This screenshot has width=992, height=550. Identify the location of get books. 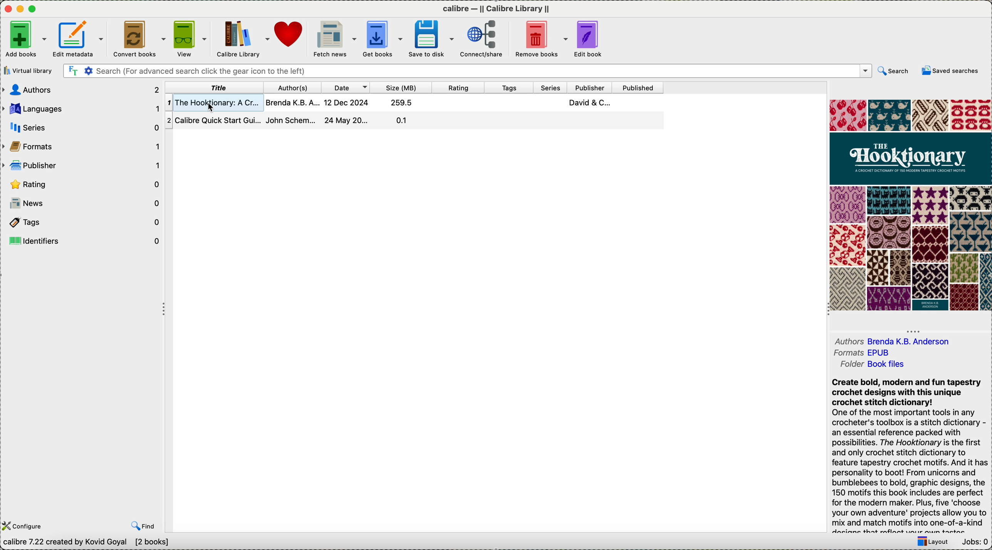
(382, 37).